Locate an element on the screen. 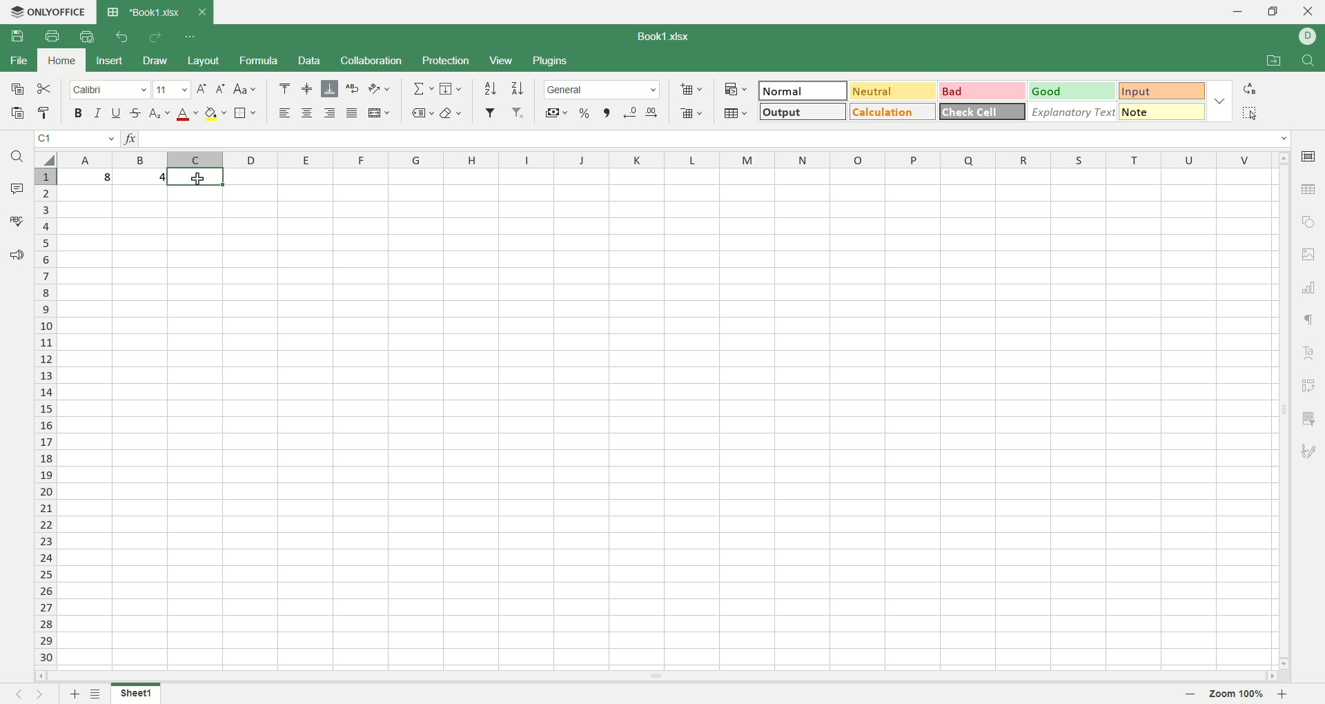 The width and height of the screenshot is (1325, 704). bad is located at coordinates (981, 90).